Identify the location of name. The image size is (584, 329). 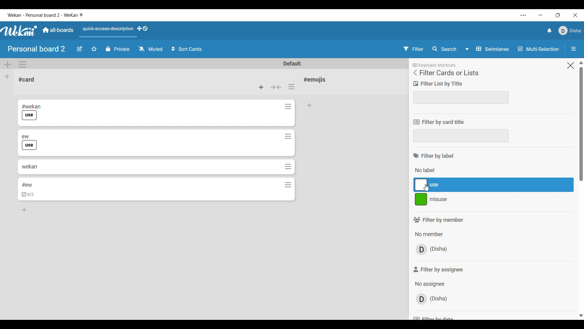
(439, 249).